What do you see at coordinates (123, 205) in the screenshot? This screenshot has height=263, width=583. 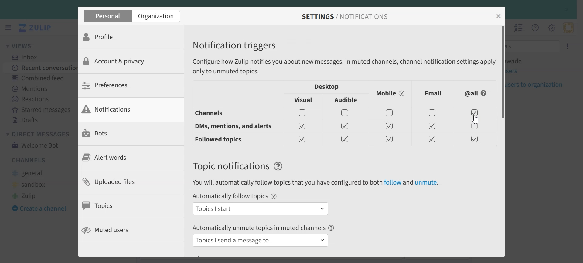 I see `Topics` at bounding box center [123, 205].